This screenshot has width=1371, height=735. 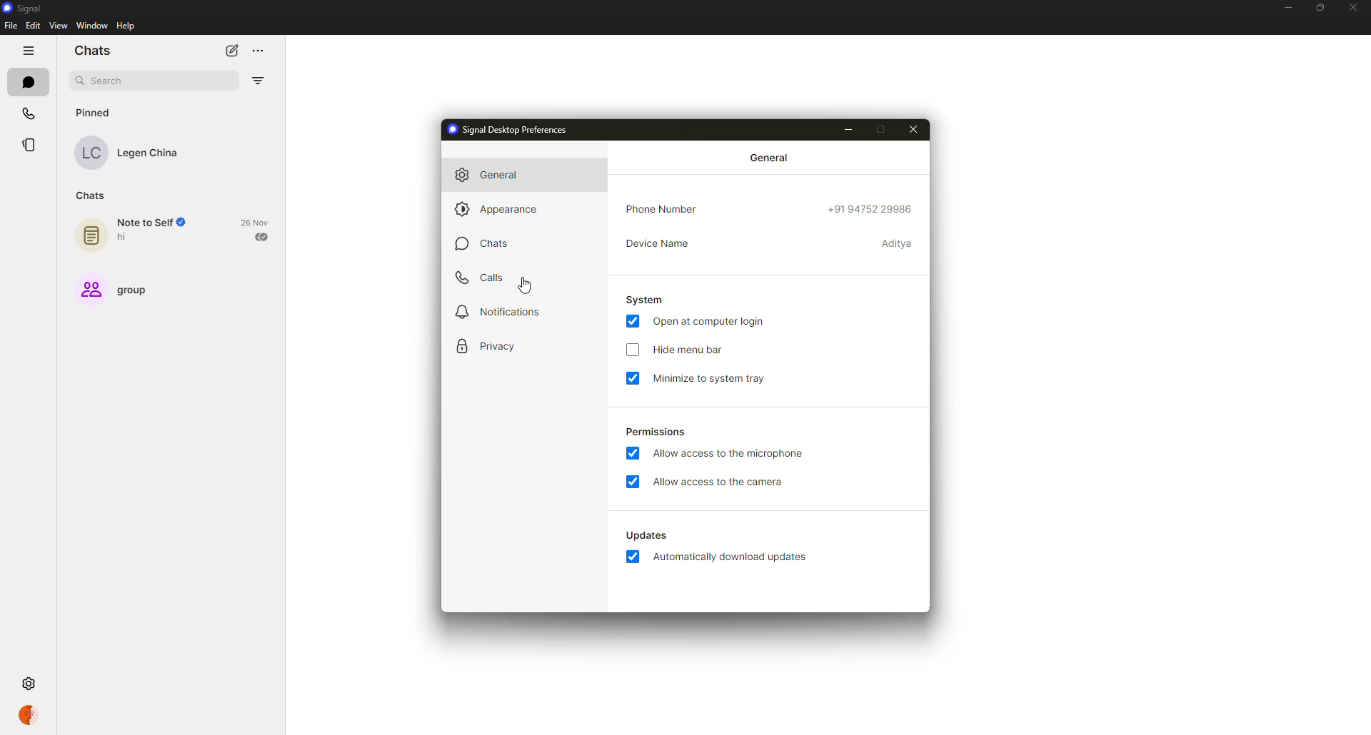 What do you see at coordinates (633, 320) in the screenshot?
I see `enabled` at bounding box center [633, 320].